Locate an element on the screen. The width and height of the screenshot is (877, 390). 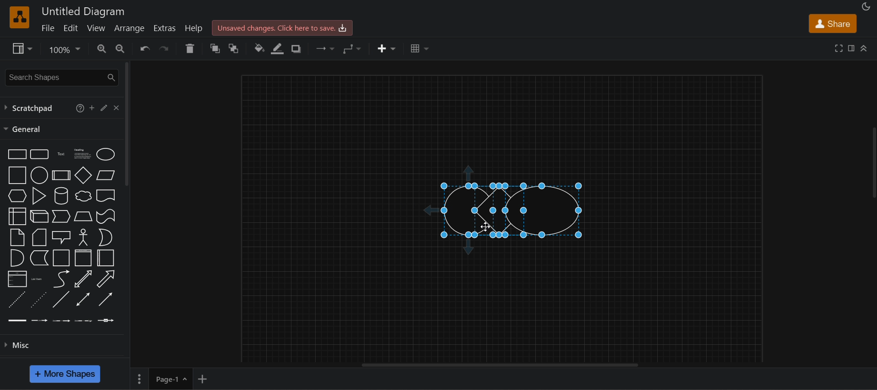
Curve is located at coordinates (61, 279).